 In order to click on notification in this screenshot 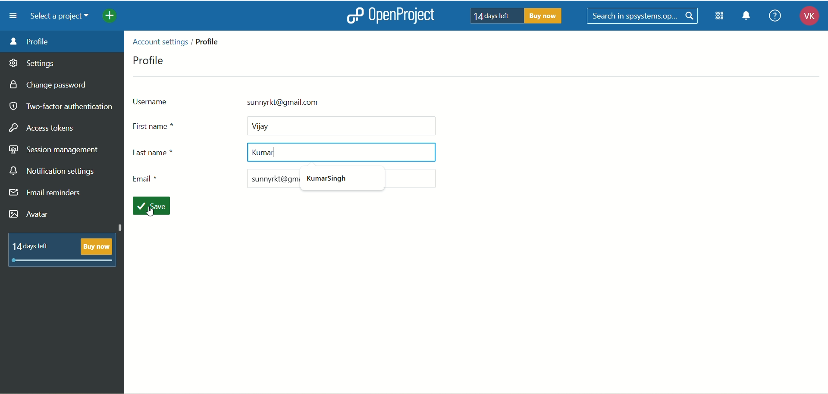, I will do `click(750, 17)`.